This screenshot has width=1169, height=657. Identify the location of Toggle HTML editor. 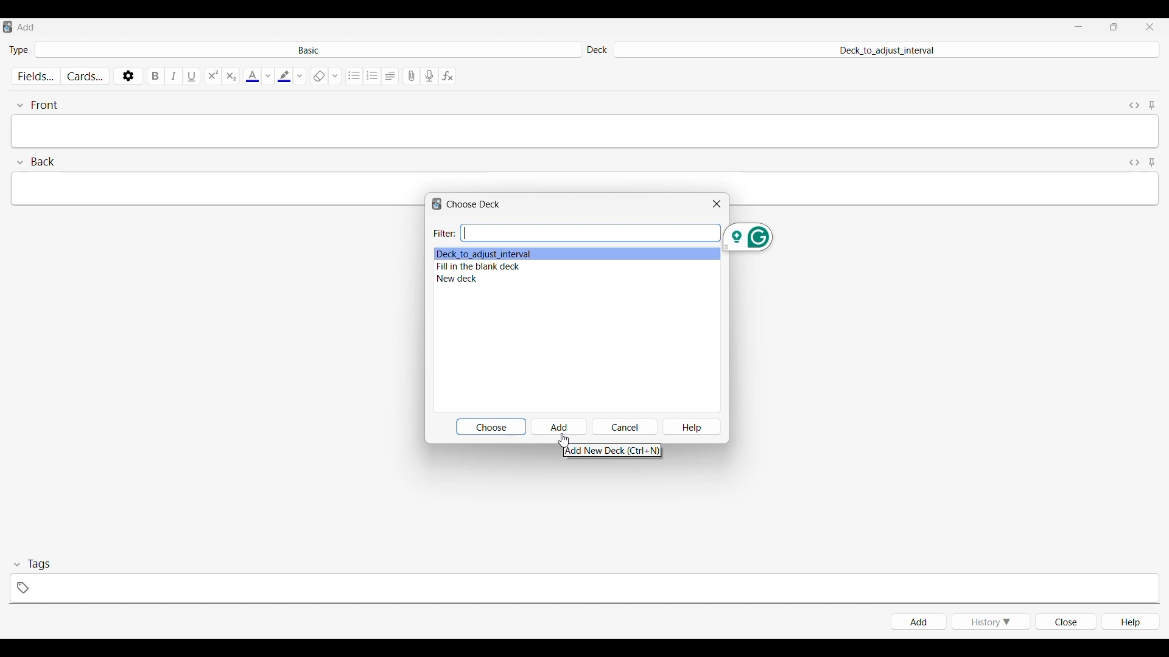
(1135, 163).